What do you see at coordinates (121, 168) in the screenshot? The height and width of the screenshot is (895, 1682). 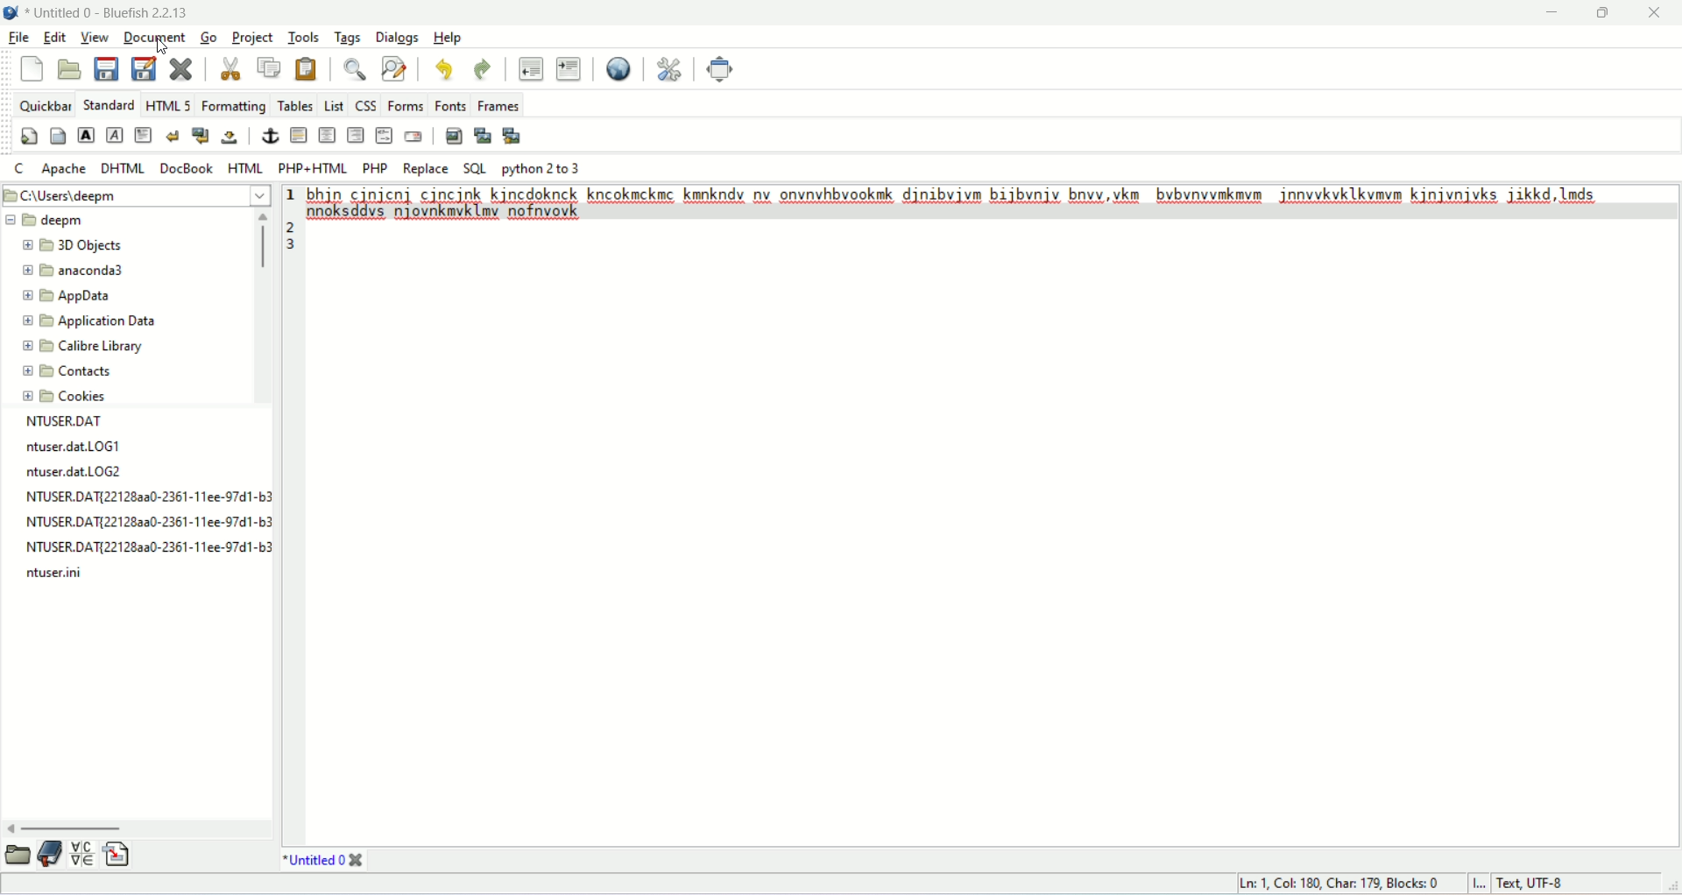 I see `DHTML` at bounding box center [121, 168].